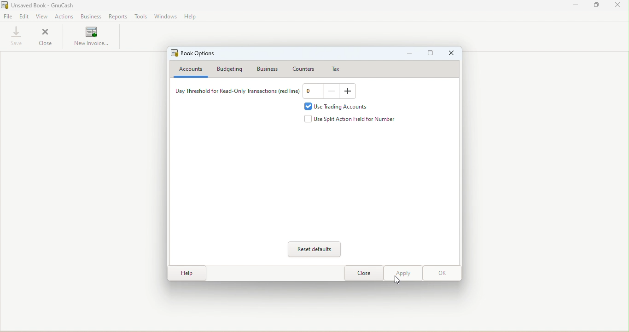 Image resolution: width=629 pixels, height=332 pixels. What do you see at coordinates (452, 54) in the screenshot?
I see `Close` at bounding box center [452, 54].